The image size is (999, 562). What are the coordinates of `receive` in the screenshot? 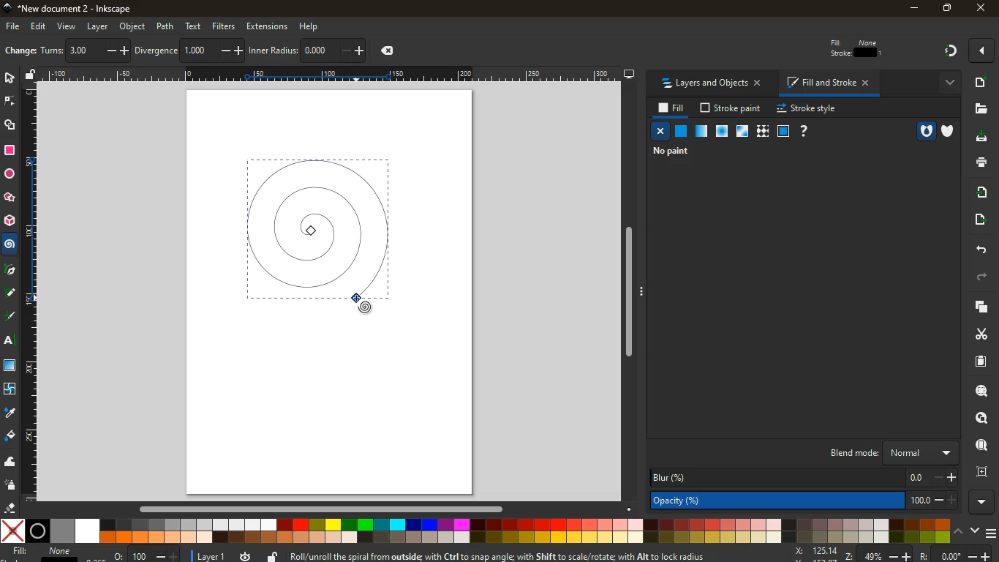 It's located at (980, 193).